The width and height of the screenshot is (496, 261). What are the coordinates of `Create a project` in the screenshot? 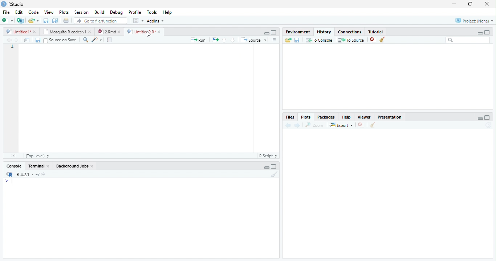 It's located at (21, 20).